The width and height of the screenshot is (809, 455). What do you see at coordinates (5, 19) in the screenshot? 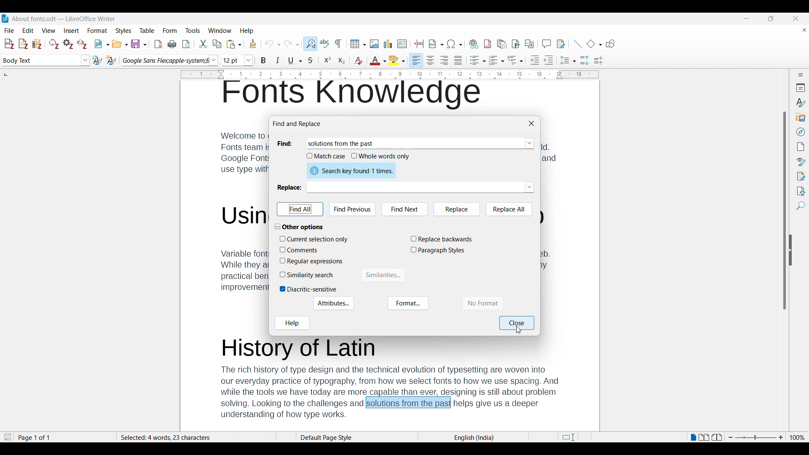
I see `Software logo` at bounding box center [5, 19].